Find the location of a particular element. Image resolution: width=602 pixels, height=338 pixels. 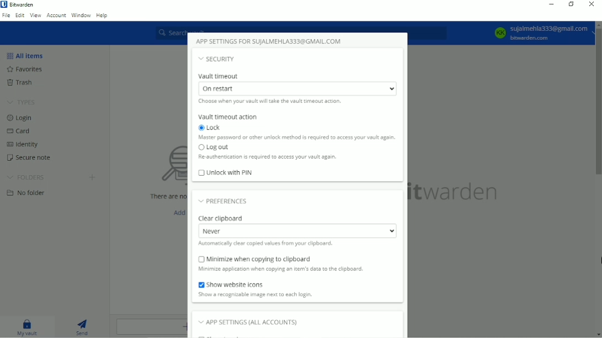

App settings for SUJALMEHLA333@GMAIL.COM is located at coordinates (270, 40).